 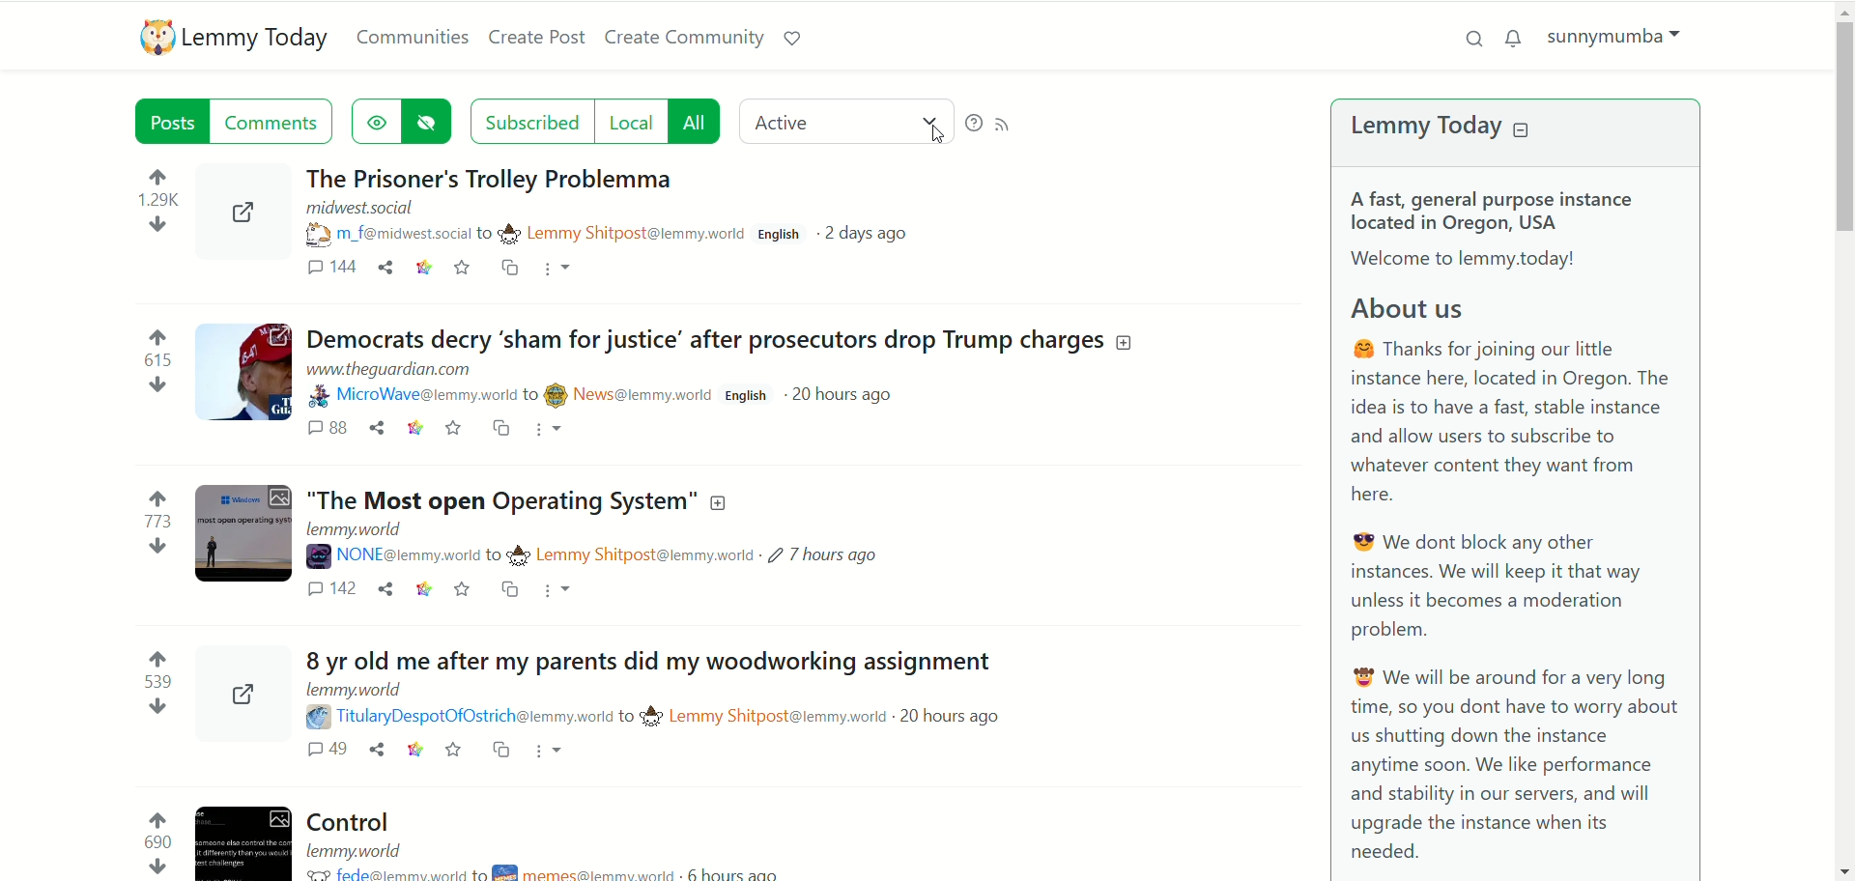 What do you see at coordinates (826, 554) in the screenshot?
I see `7 hours ago` at bounding box center [826, 554].